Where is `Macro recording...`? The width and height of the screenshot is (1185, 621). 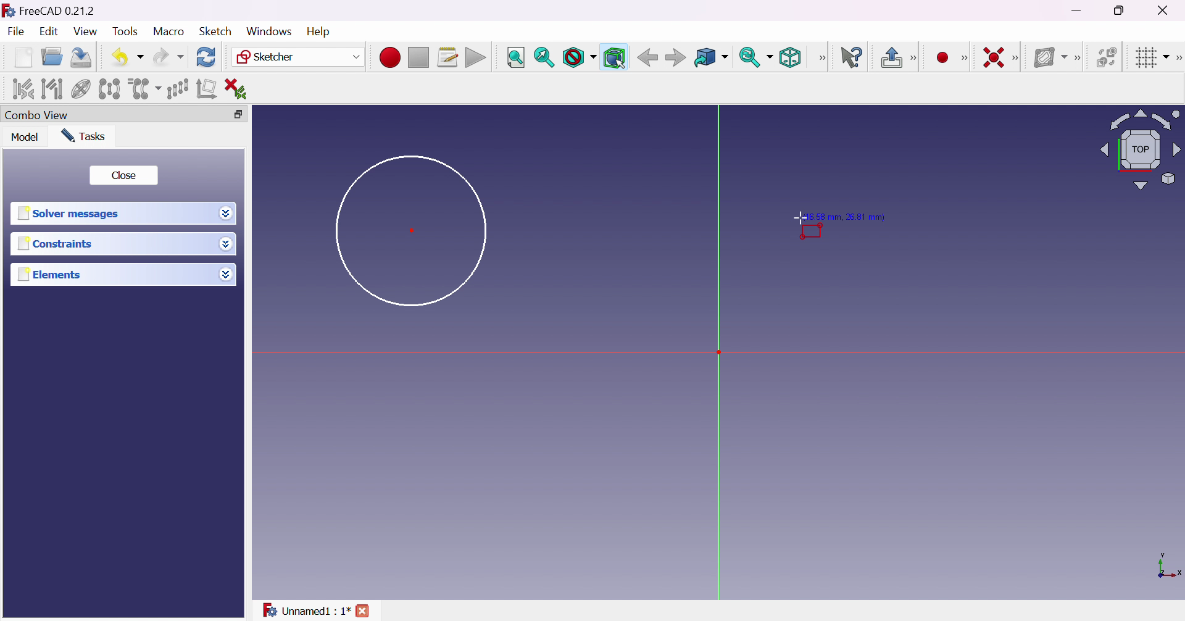
Macro recording... is located at coordinates (389, 56).